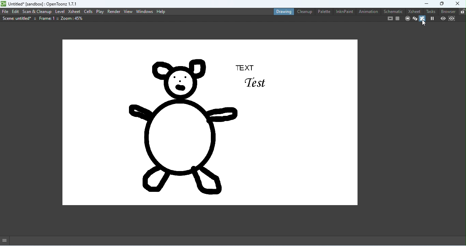  I want to click on safe area, so click(390, 19).